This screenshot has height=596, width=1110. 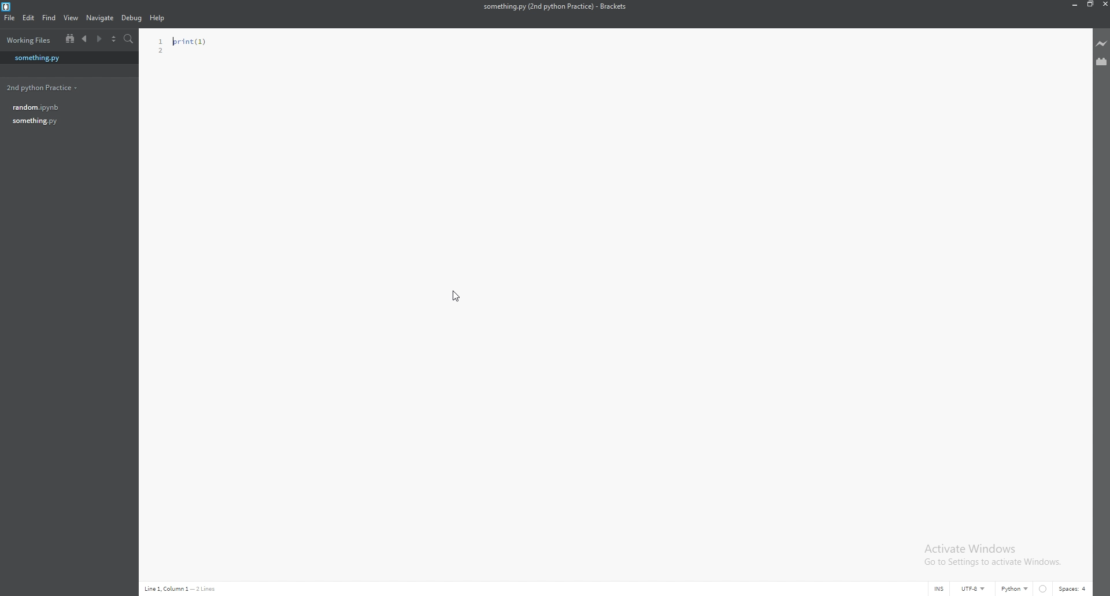 What do you see at coordinates (62, 121) in the screenshot?
I see `something.py` at bounding box center [62, 121].